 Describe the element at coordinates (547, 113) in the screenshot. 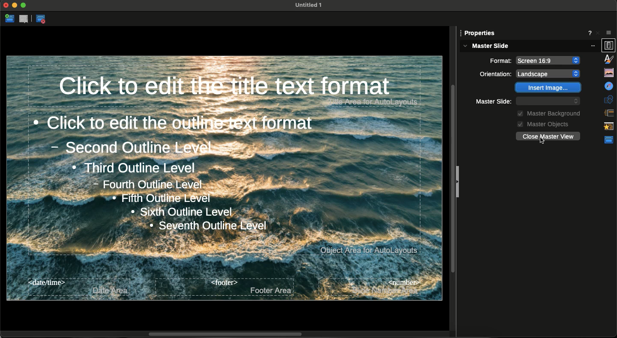

I see `Master background` at that location.